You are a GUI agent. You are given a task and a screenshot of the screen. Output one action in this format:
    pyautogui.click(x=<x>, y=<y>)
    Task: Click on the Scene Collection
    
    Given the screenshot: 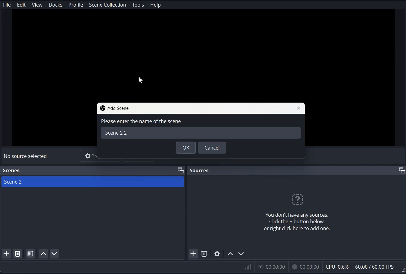 What is the action you would take?
    pyautogui.click(x=107, y=5)
    